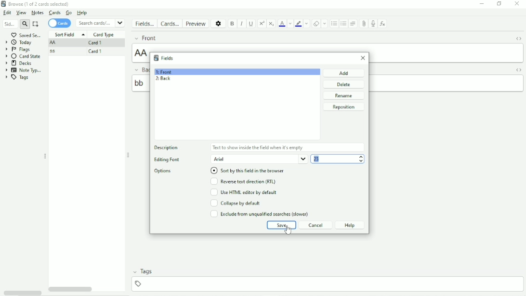 The image size is (526, 296). Describe the element at coordinates (345, 96) in the screenshot. I see `Rename` at that location.